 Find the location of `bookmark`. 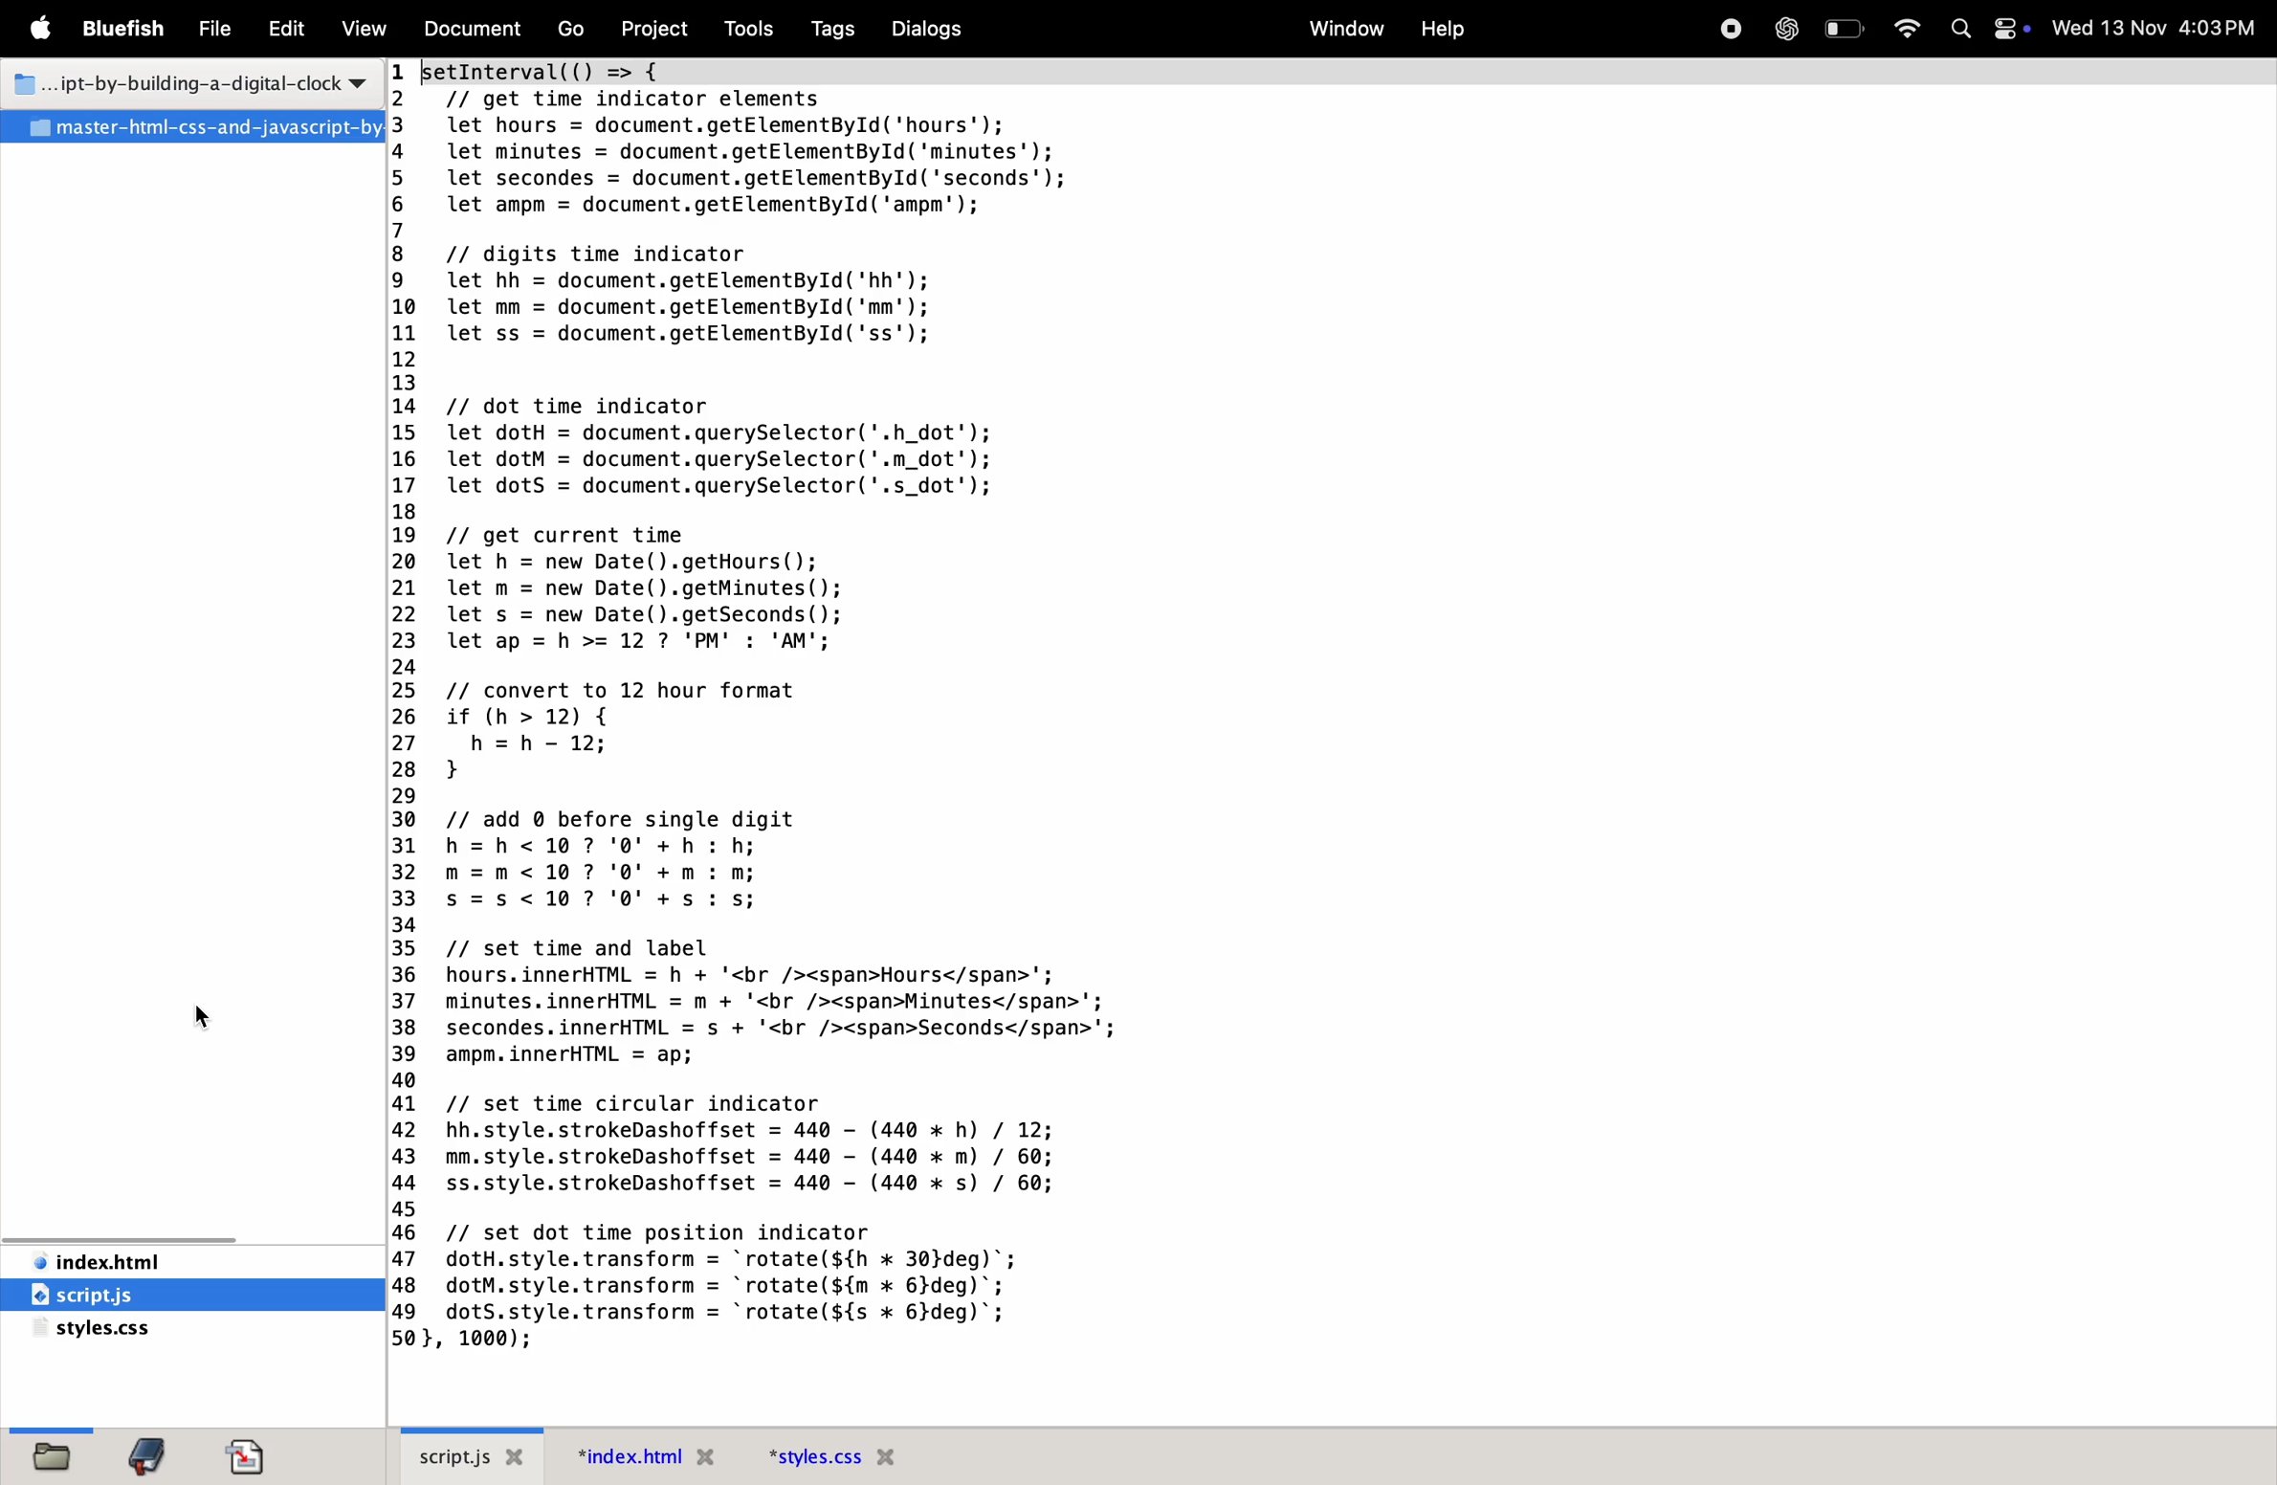

bookmark is located at coordinates (146, 1455).